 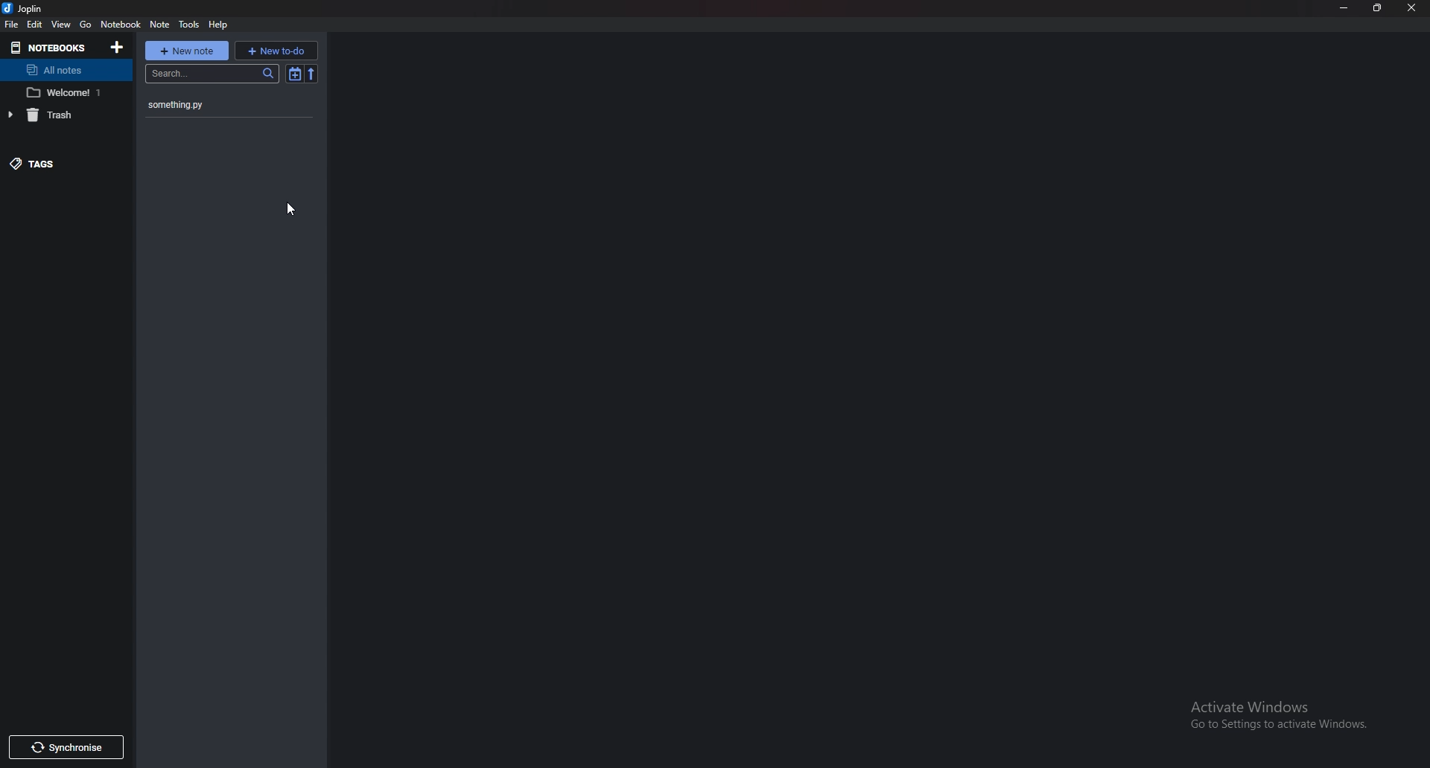 What do you see at coordinates (51, 164) in the screenshot?
I see `Tags` at bounding box center [51, 164].